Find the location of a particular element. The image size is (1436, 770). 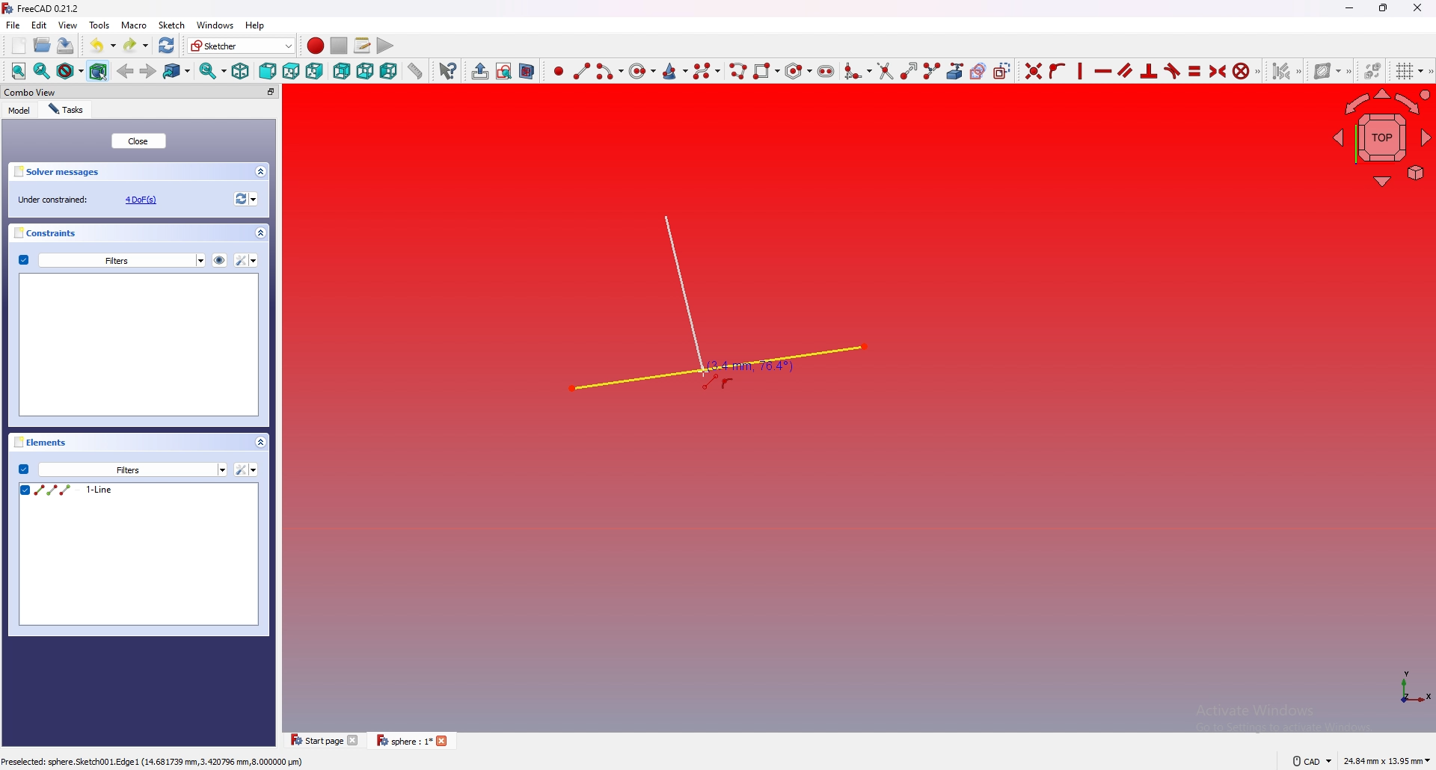

Bottom is located at coordinates (365, 70).